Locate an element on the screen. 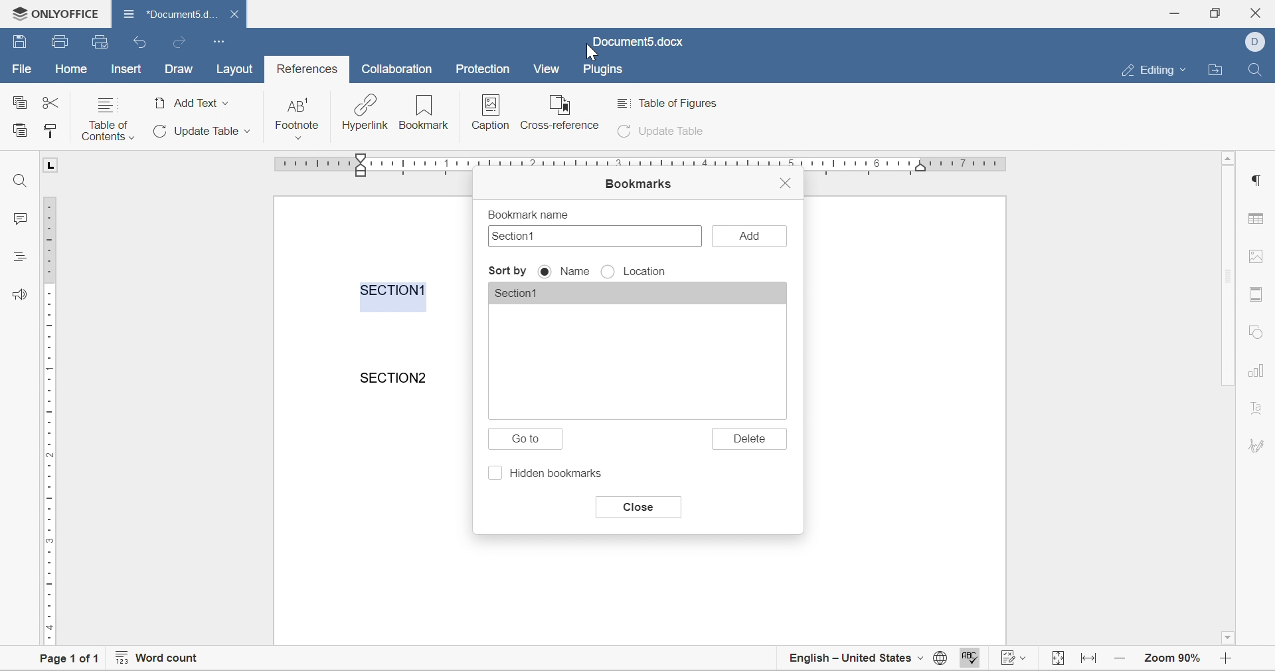 The width and height of the screenshot is (1275, 671). track changes is located at coordinates (1016, 660).